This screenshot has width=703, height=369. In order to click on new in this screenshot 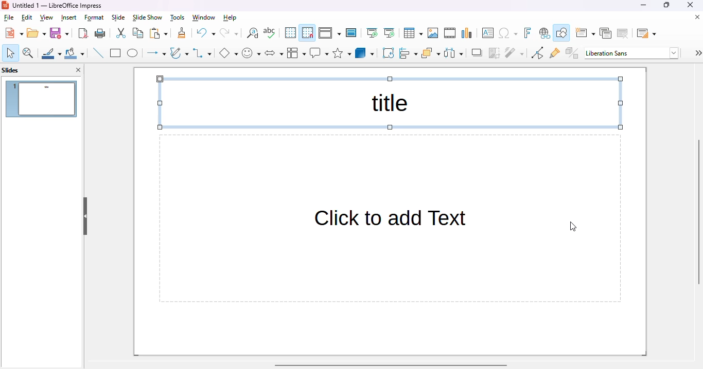, I will do `click(14, 33)`.